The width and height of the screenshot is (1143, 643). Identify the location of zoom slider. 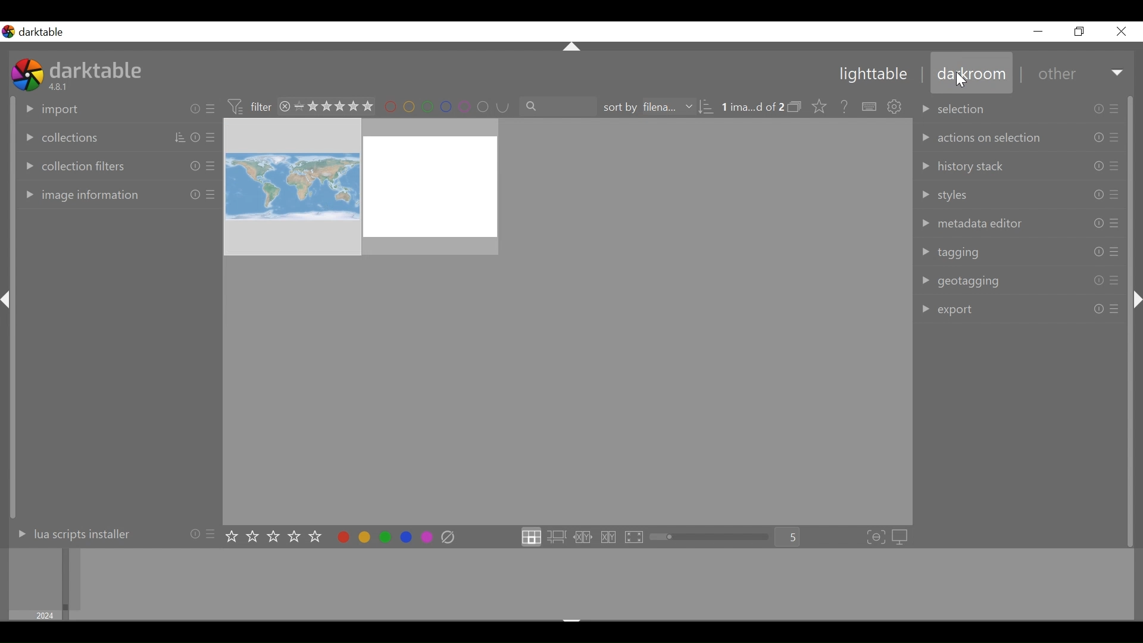
(712, 537).